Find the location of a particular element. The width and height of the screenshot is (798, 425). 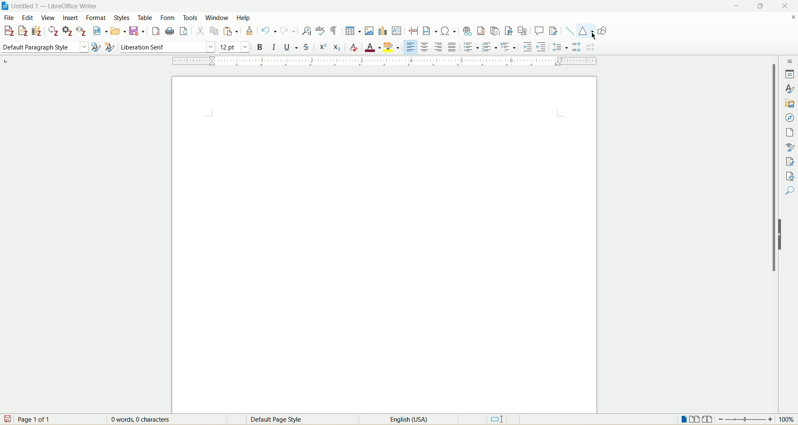

open is located at coordinates (118, 31).